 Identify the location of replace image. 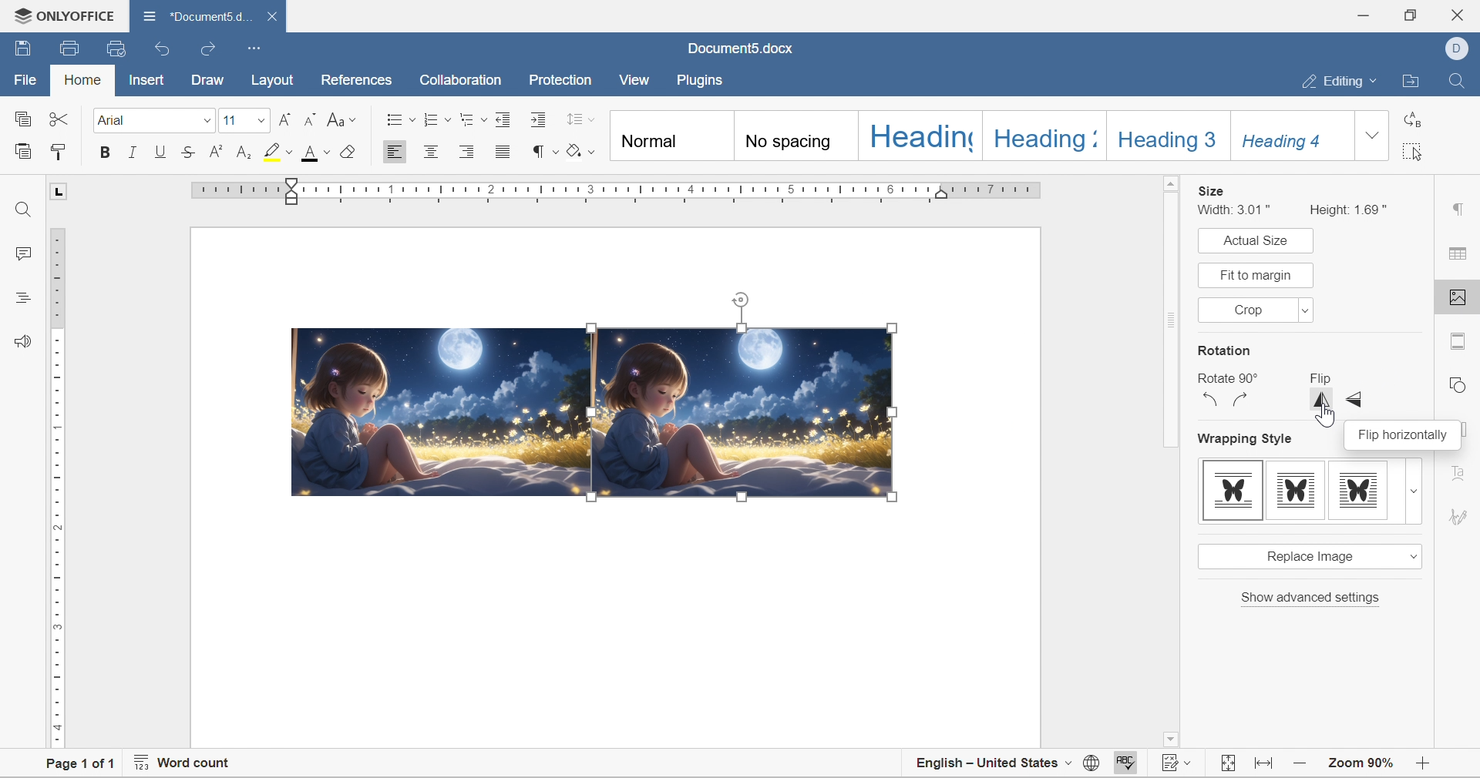
(1308, 556).